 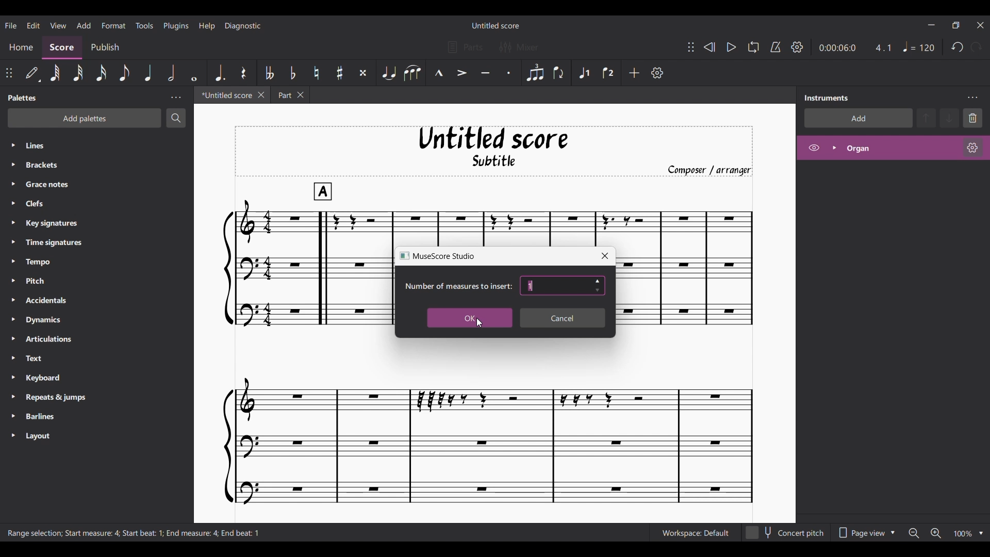 I want to click on Untitled tab, so click(x=225, y=95).